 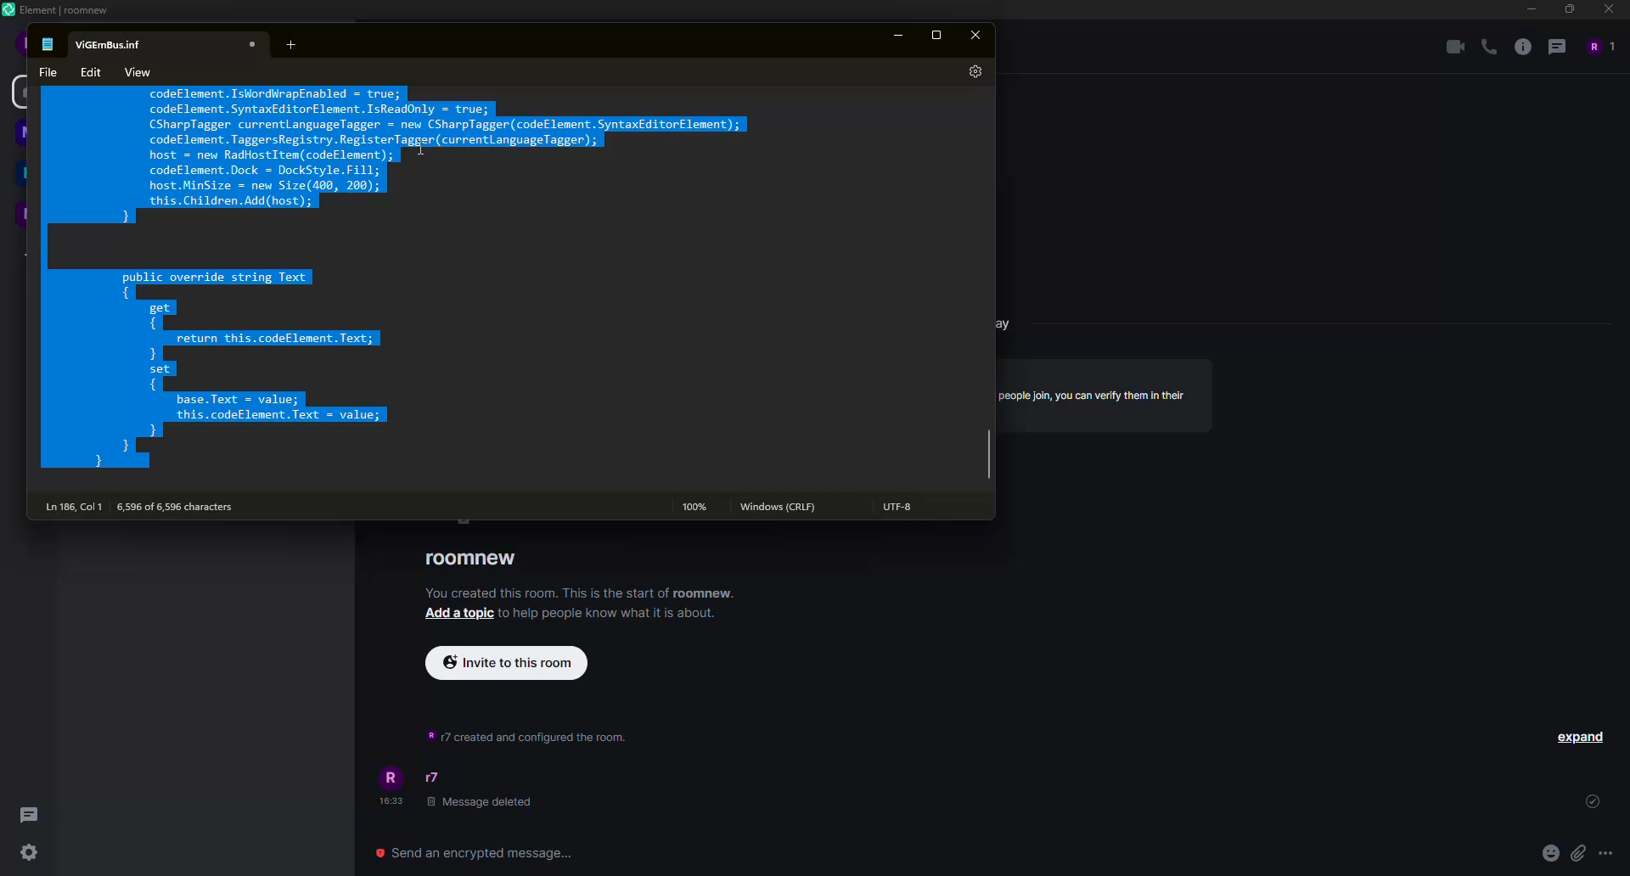 What do you see at coordinates (1607, 9) in the screenshot?
I see `close` at bounding box center [1607, 9].